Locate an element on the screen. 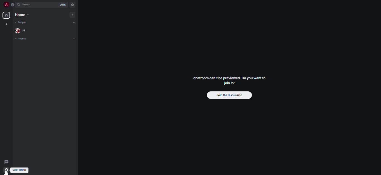  people is located at coordinates (25, 30).